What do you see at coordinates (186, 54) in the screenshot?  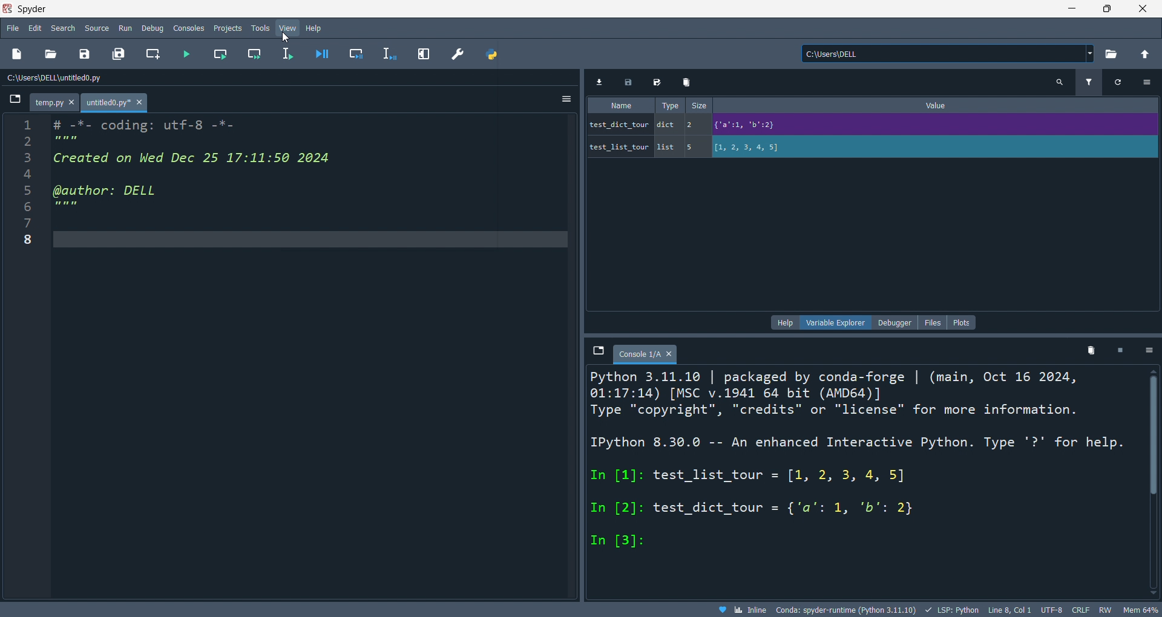 I see `run file` at bounding box center [186, 54].